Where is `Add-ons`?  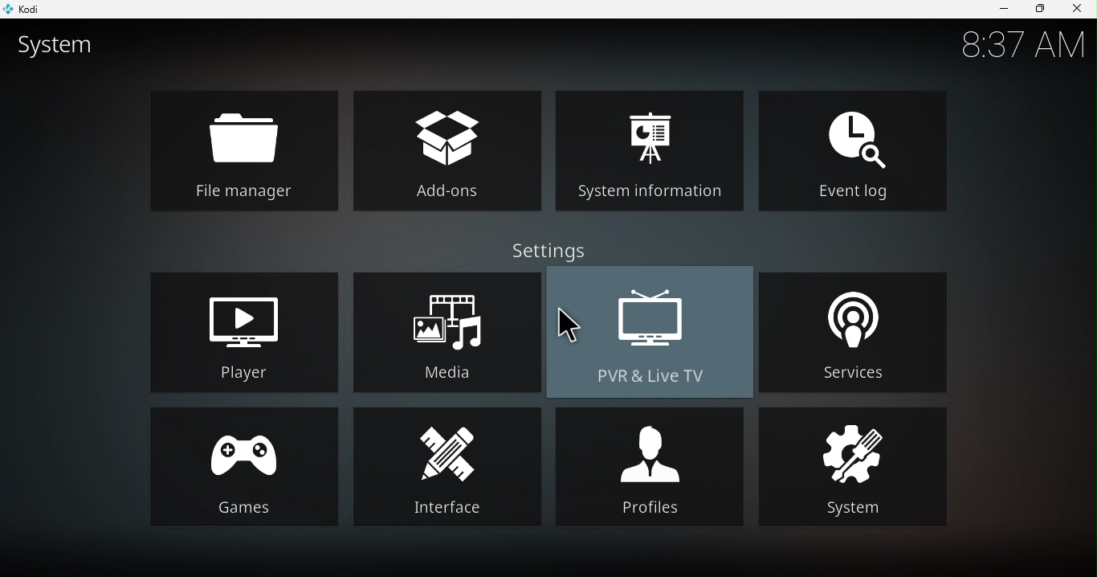
Add-ons is located at coordinates (444, 149).